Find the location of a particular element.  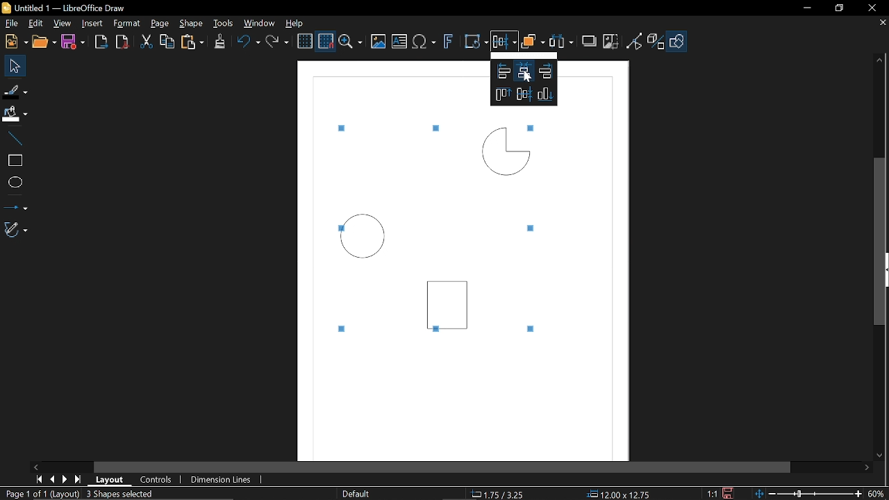

insert equation is located at coordinates (426, 43).